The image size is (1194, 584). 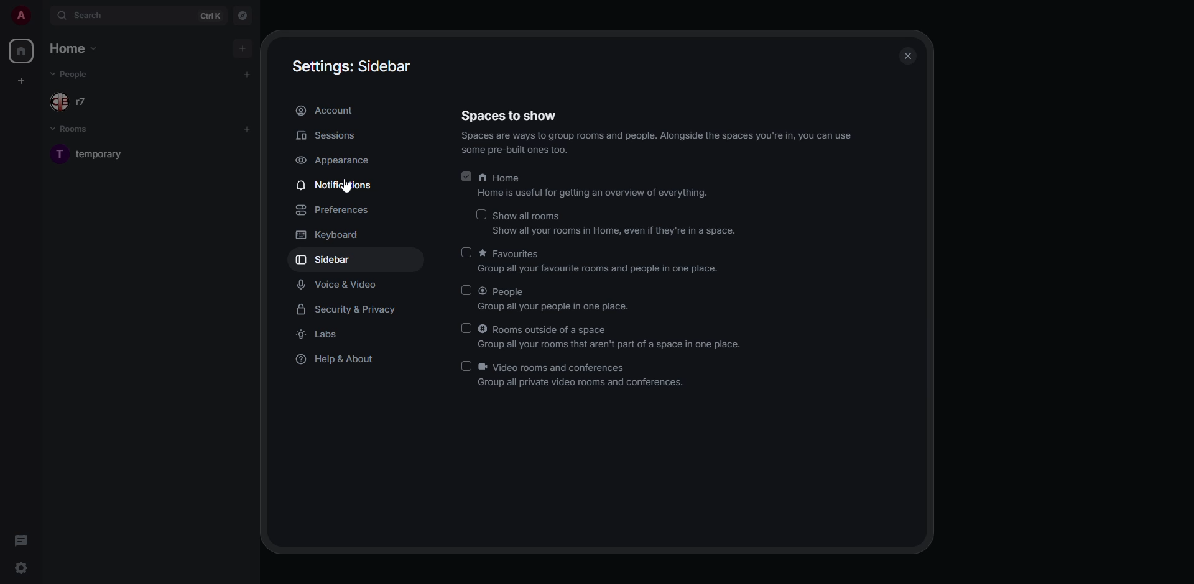 I want to click on people, so click(x=558, y=299).